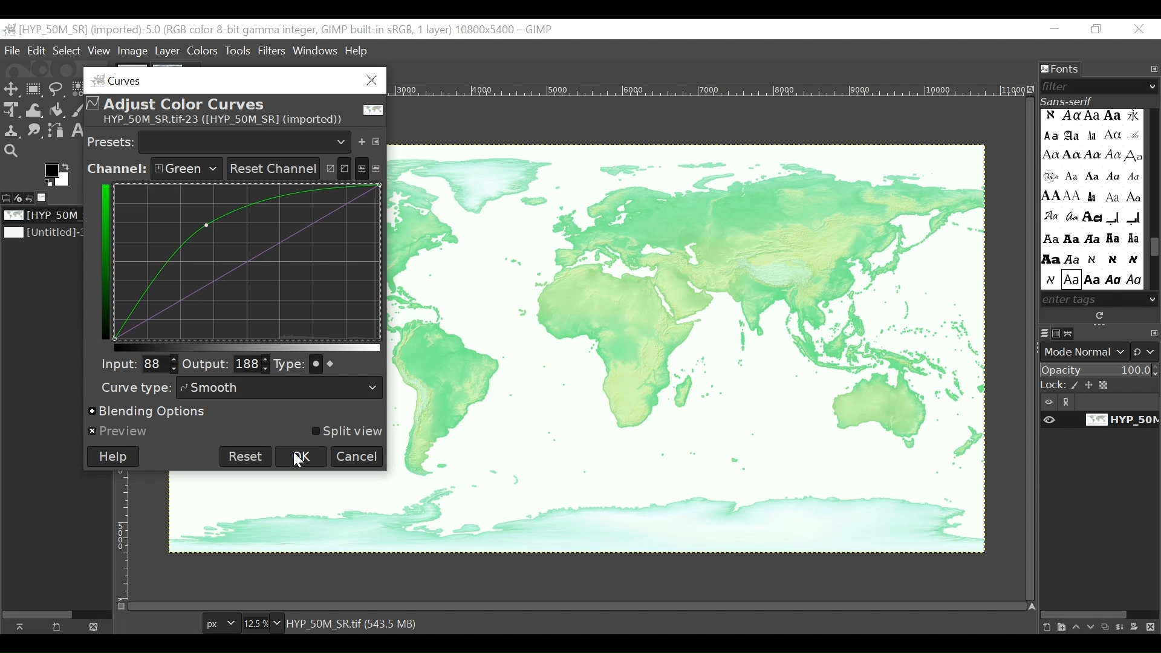  I want to click on Field, so click(252, 365).